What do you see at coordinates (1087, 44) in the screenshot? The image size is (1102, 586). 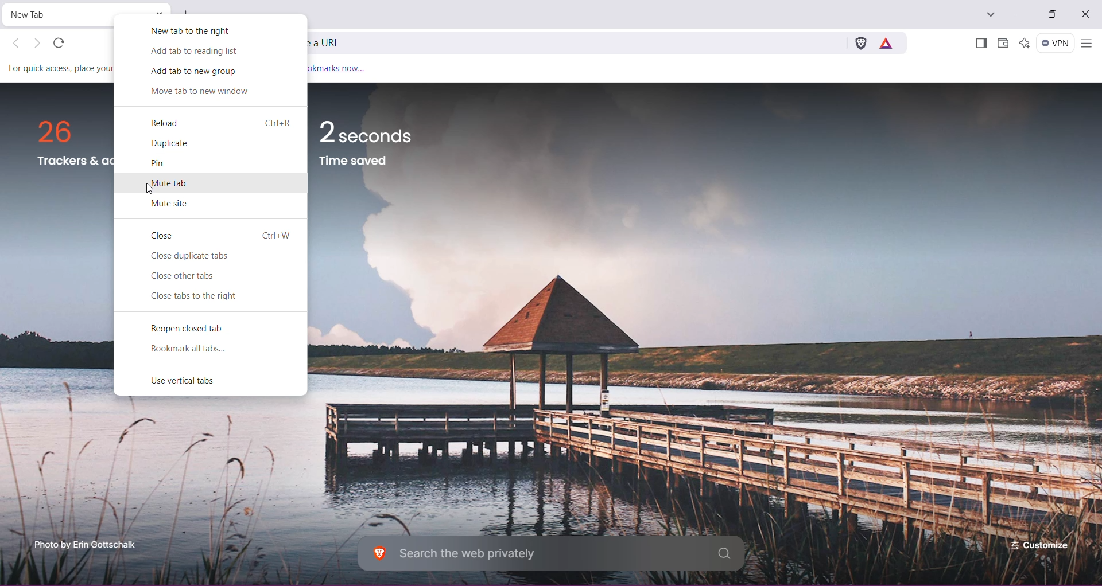 I see `Customize and control Brave` at bounding box center [1087, 44].